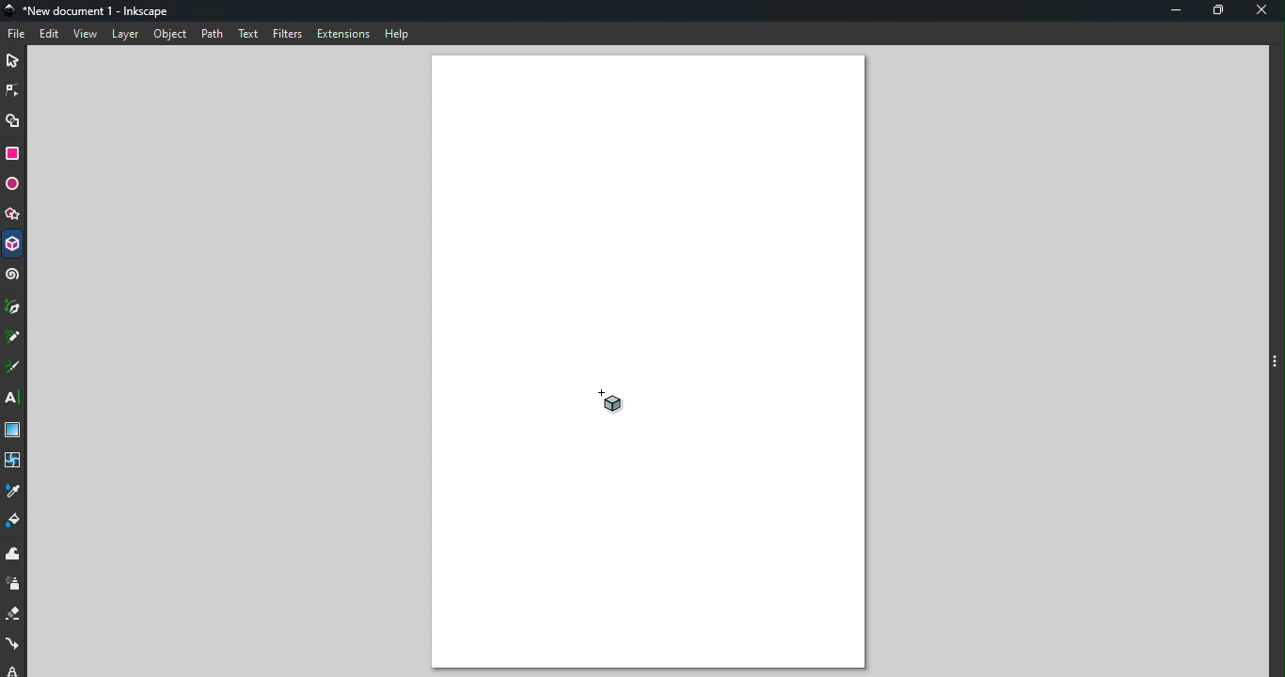 This screenshot has width=1285, height=677. What do you see at coordinates (12, 522) in the screenshot?
I see `Paint bucket tool` at bounding box center [12, 522].